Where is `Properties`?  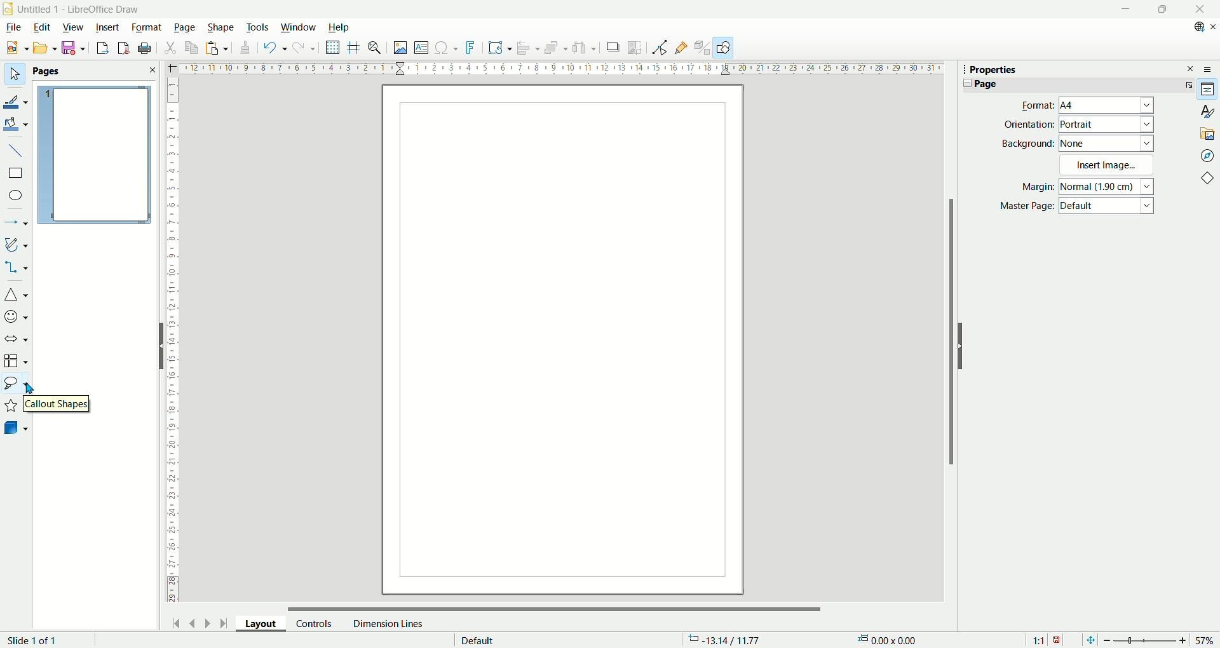 Properties is located at coordinates (993, 70).